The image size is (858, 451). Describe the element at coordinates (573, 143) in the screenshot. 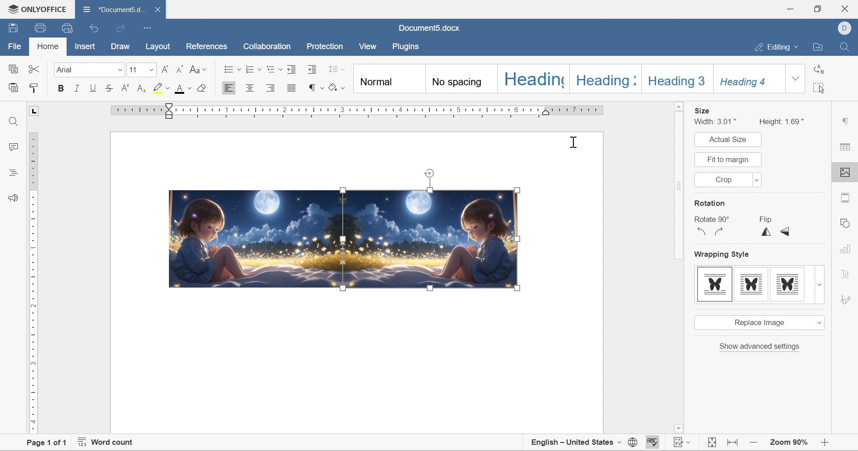

I see `cursor` at that location.